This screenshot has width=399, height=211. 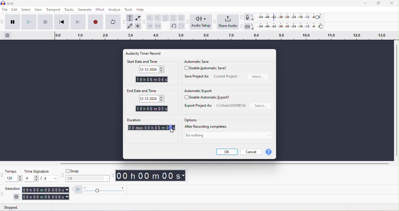 I want to click on fit project to width, so click(x=174, y=18).